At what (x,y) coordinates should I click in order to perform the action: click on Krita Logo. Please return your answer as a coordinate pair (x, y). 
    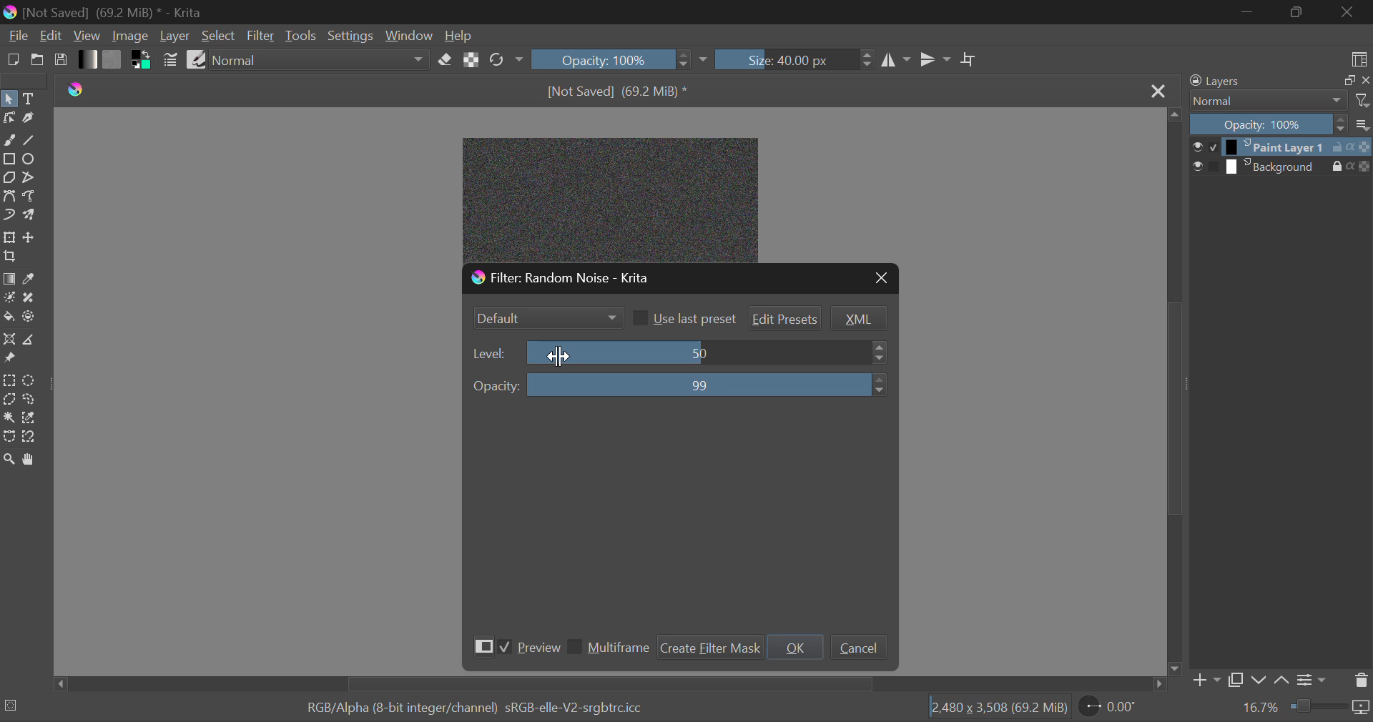
    Looking at the image, I should click on (77, 88).